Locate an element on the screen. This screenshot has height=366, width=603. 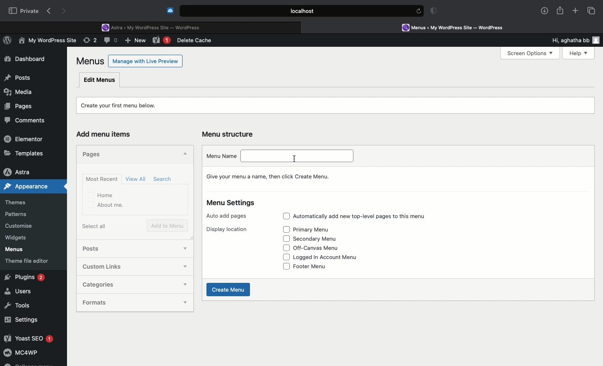
Create your first menu below is located at coordinates (124, 104).